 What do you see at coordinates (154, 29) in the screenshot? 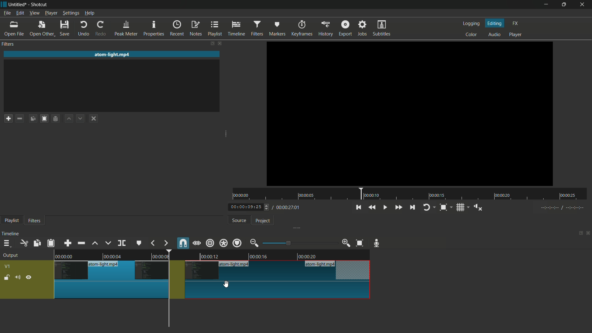
I see `properties` at bounding box center [154, 29].